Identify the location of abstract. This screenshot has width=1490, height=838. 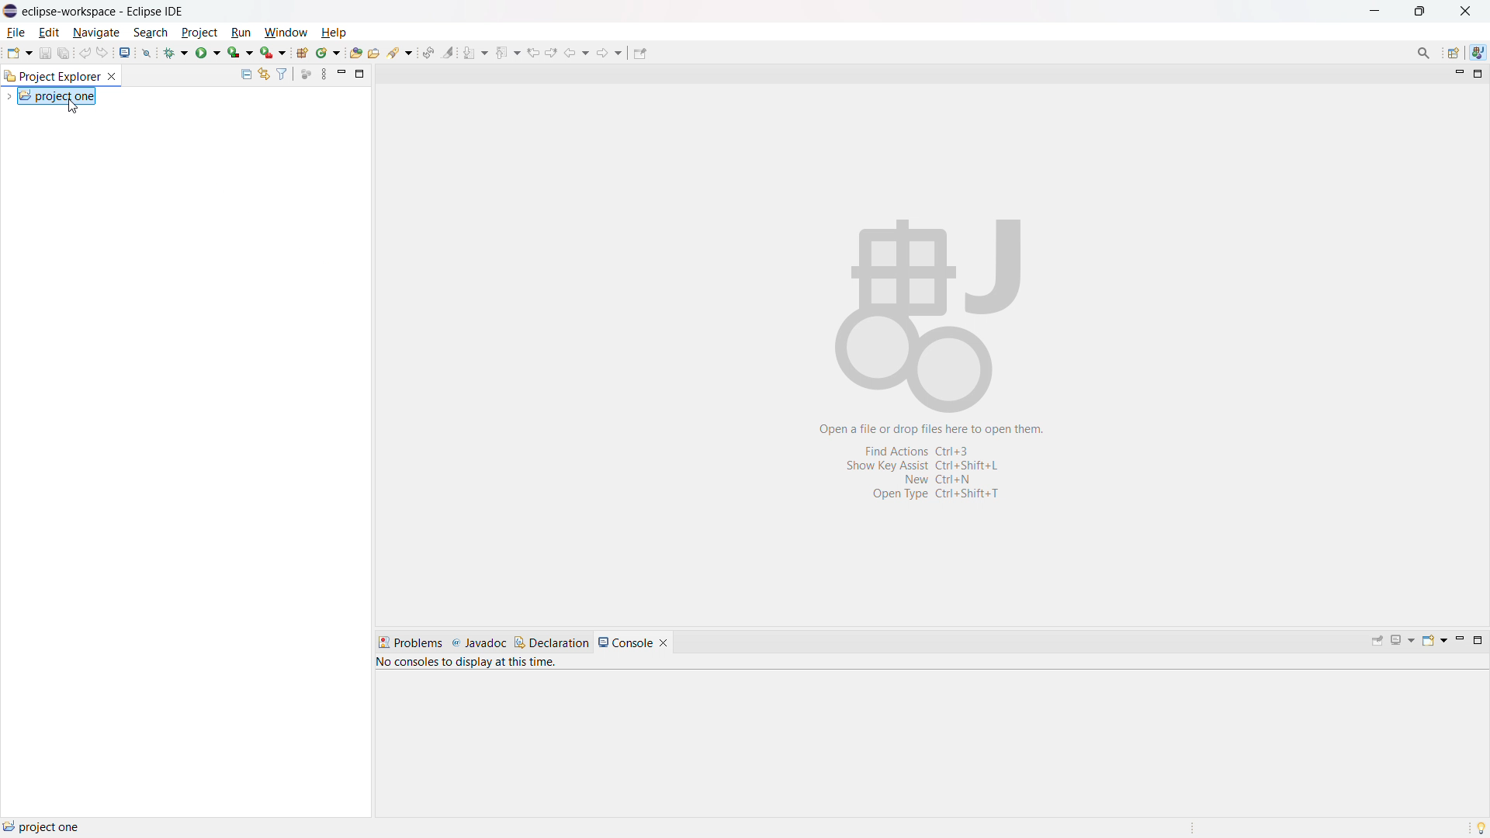
(931, 305).